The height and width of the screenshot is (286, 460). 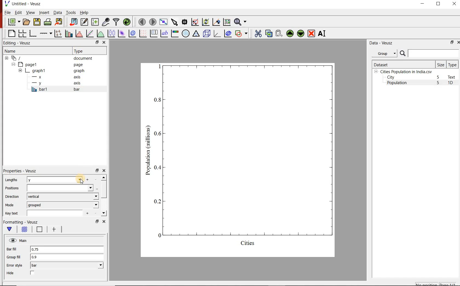 I want to click on Insert, so click(x=44, y=13).